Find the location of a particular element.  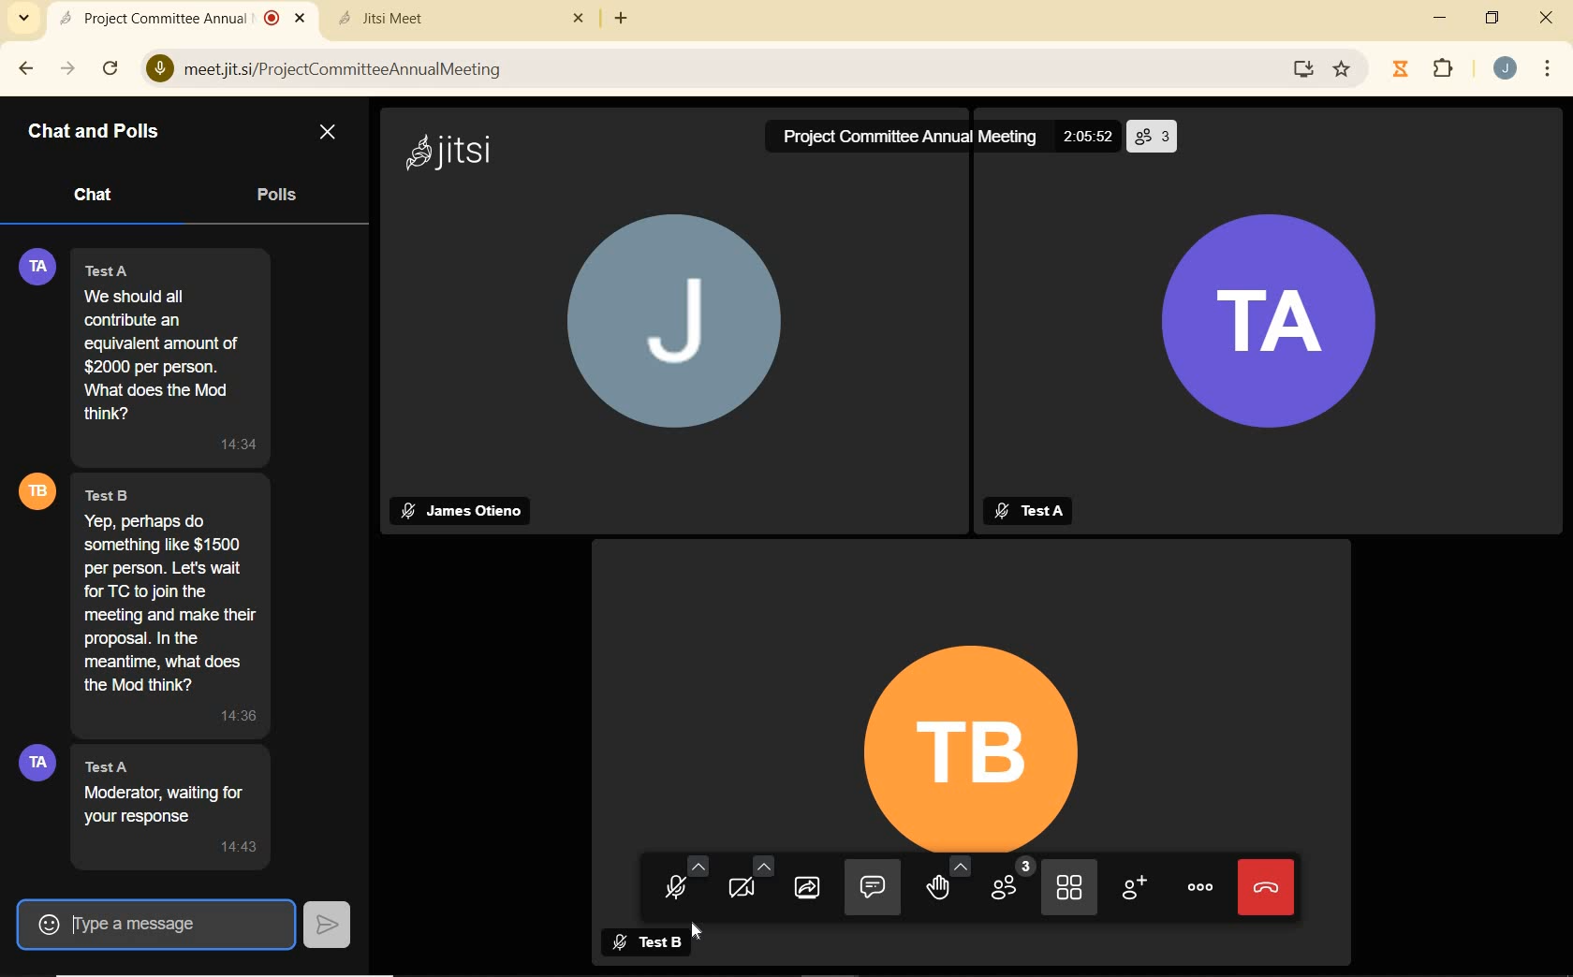

User Profile is located at coordinates (30, 264).